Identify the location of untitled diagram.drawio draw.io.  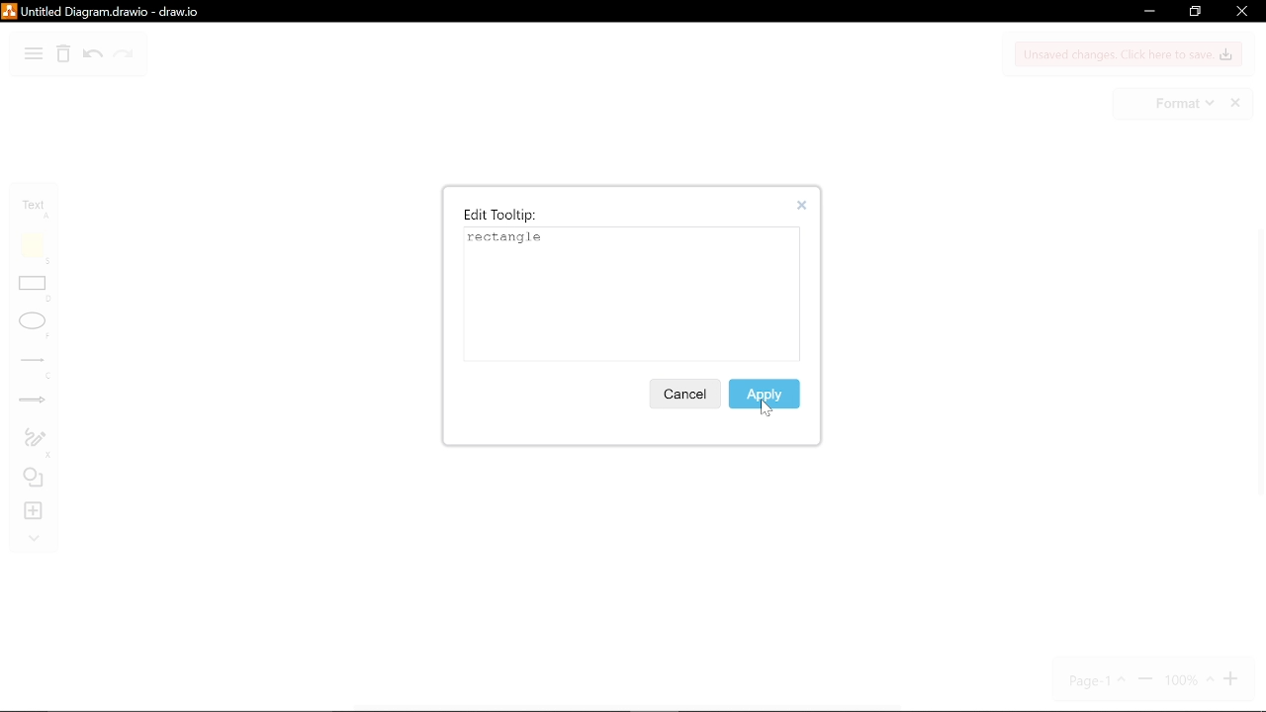
(127, 11).